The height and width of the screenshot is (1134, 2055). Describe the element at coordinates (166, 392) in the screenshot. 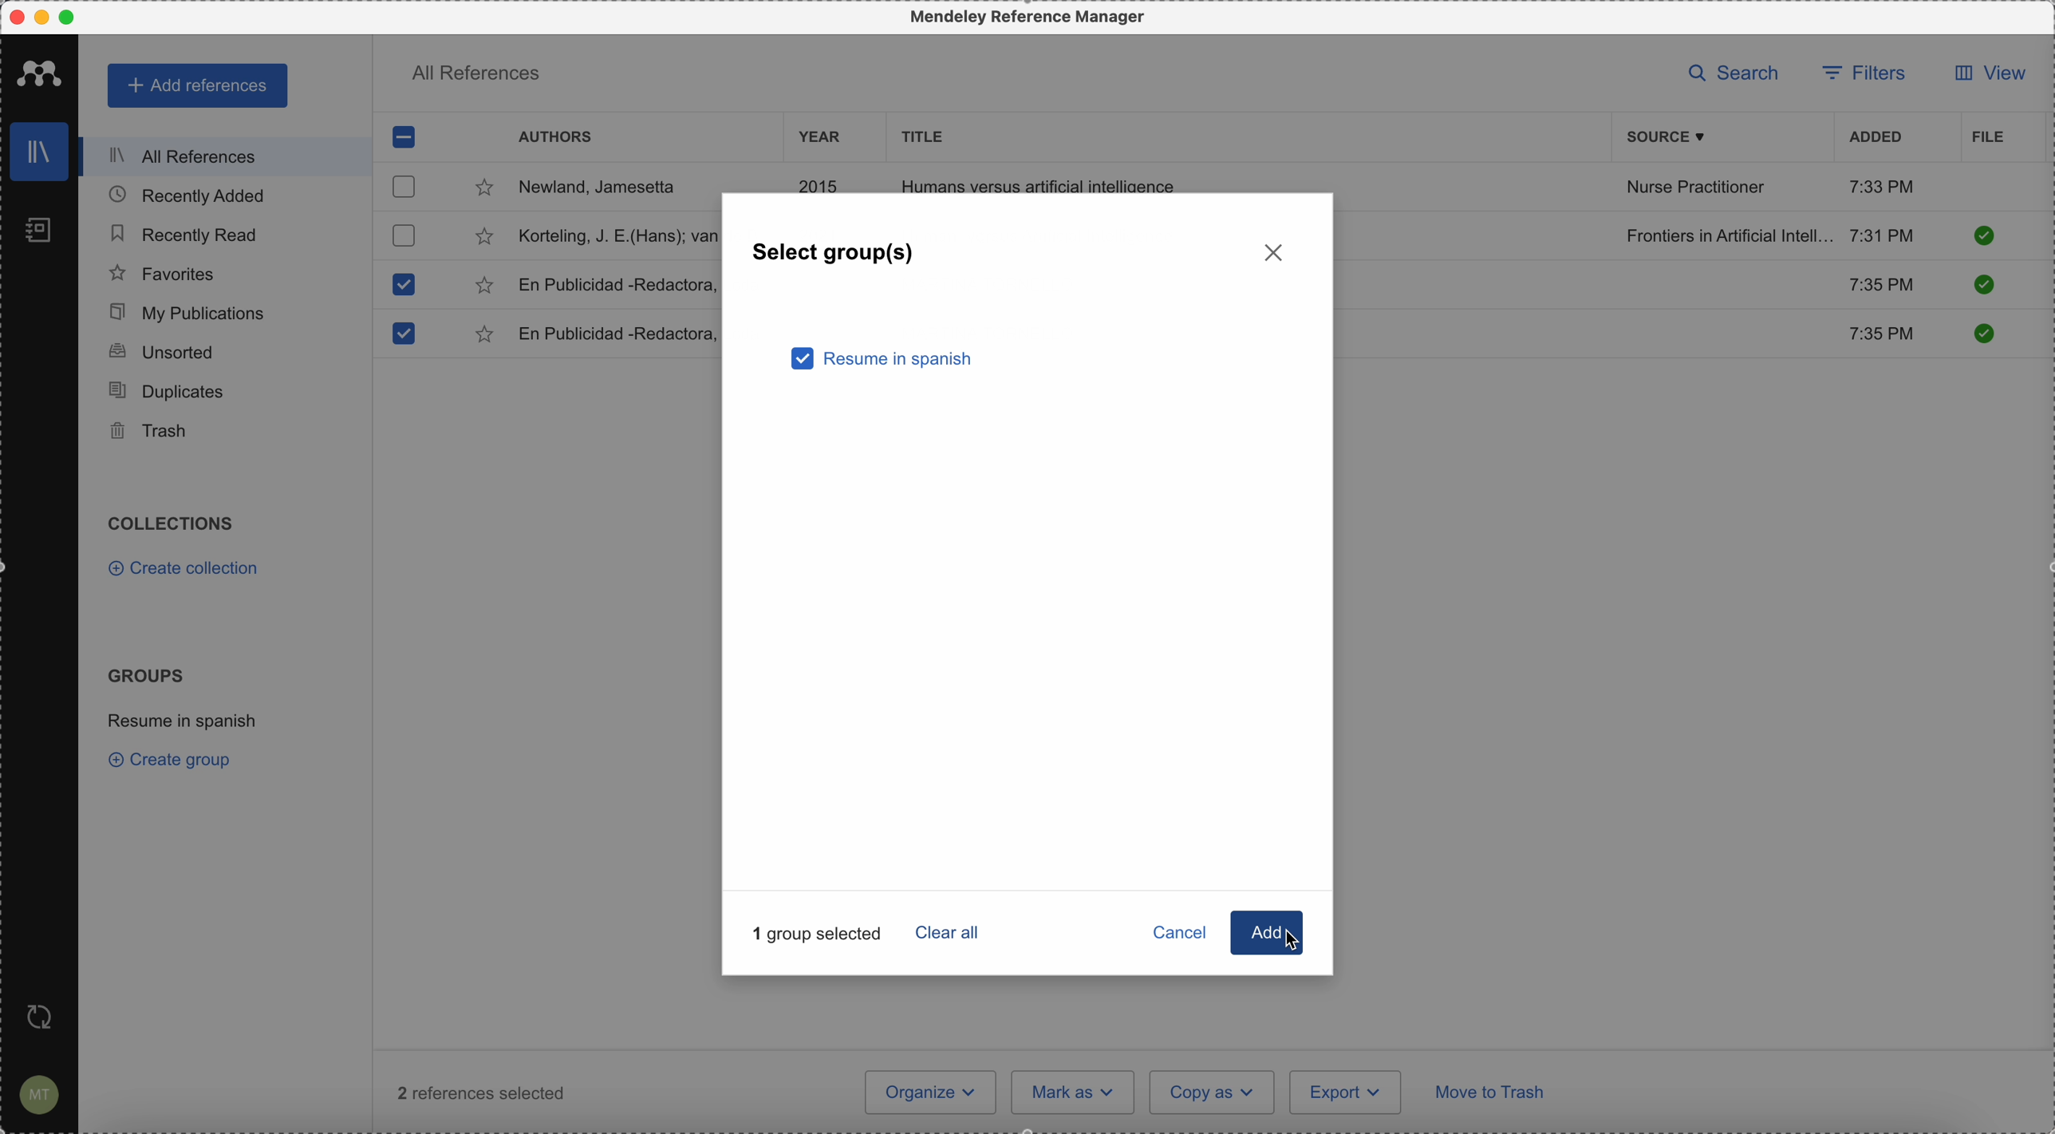

I see `duplicates` at that location.